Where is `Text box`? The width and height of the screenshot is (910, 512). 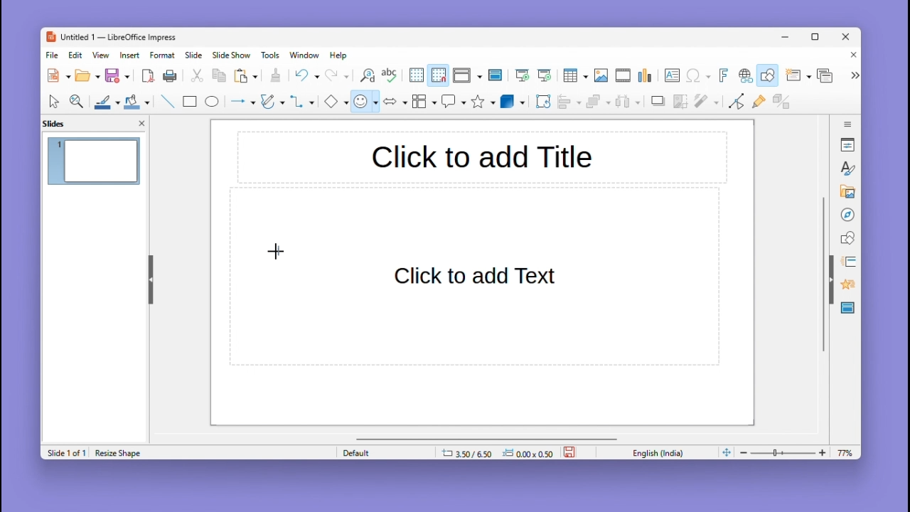 Text box is located at coordinates (672, 75).